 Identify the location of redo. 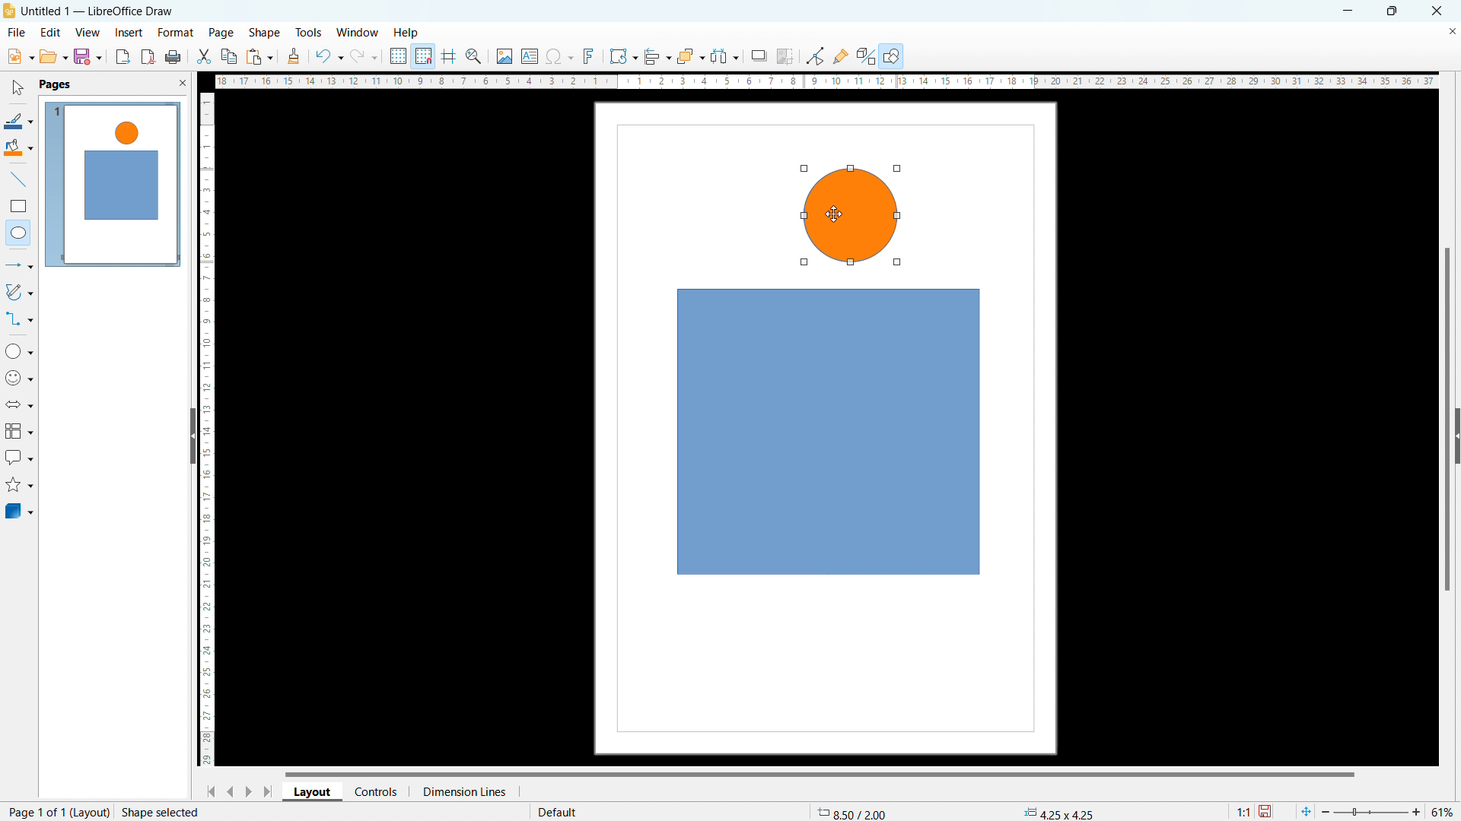
(364, 57).